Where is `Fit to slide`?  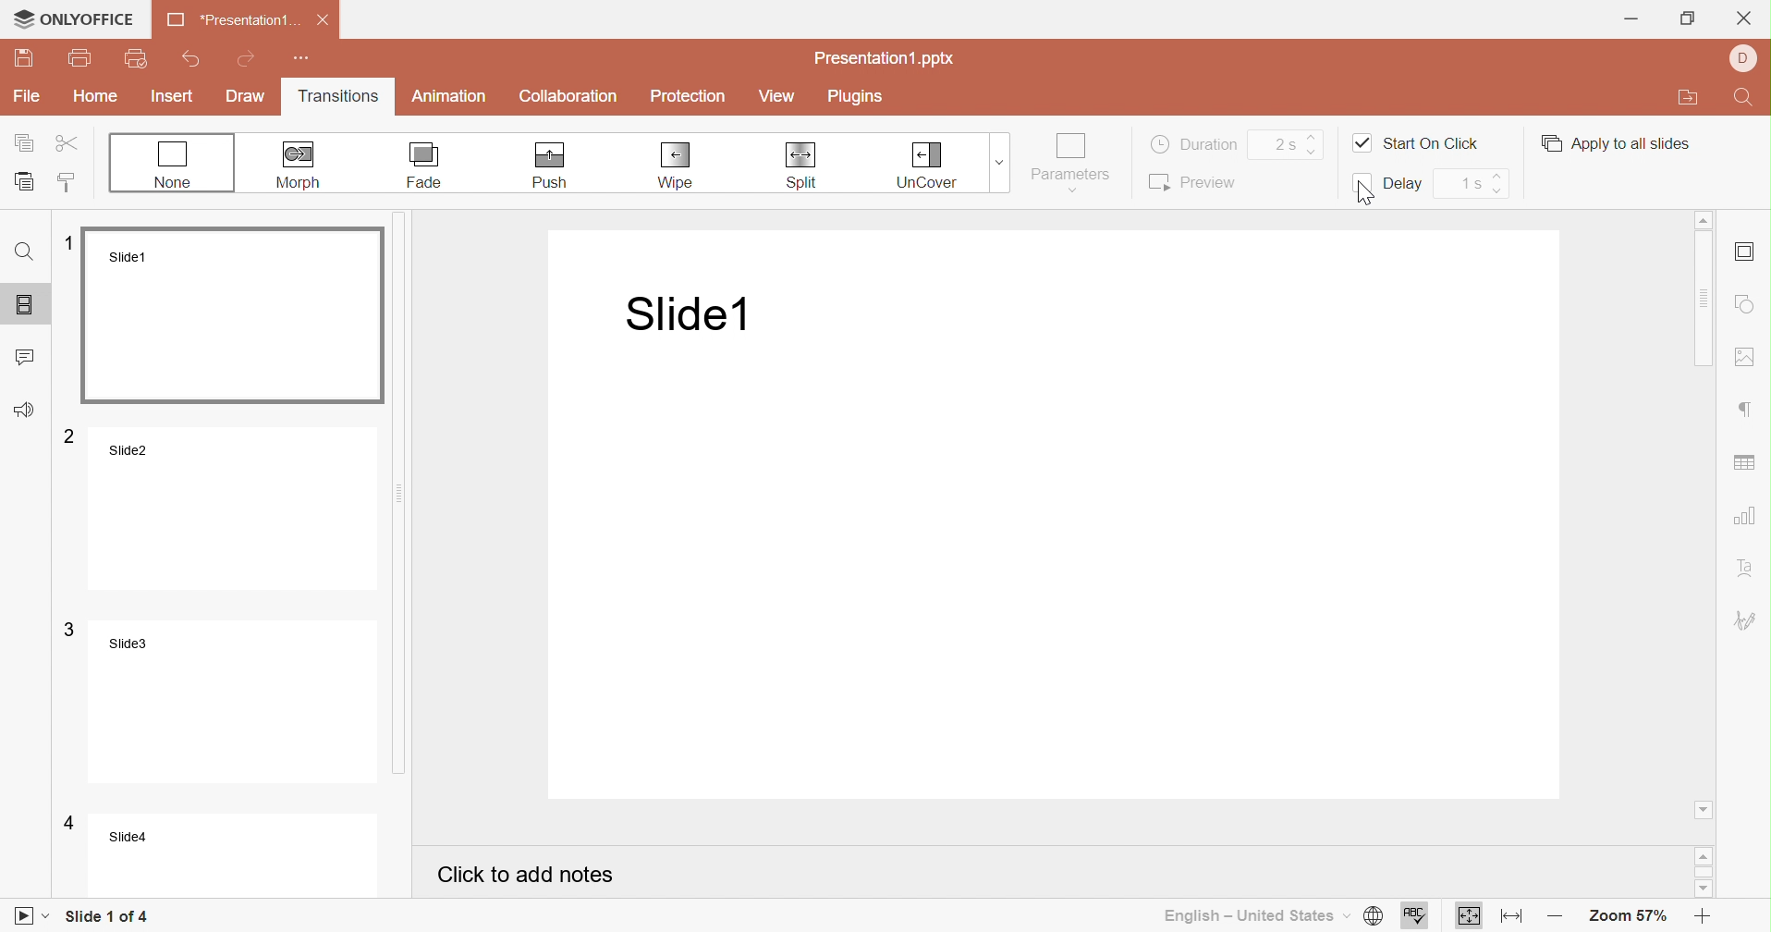 Fit to slide is located at coordinates (1468, 915).